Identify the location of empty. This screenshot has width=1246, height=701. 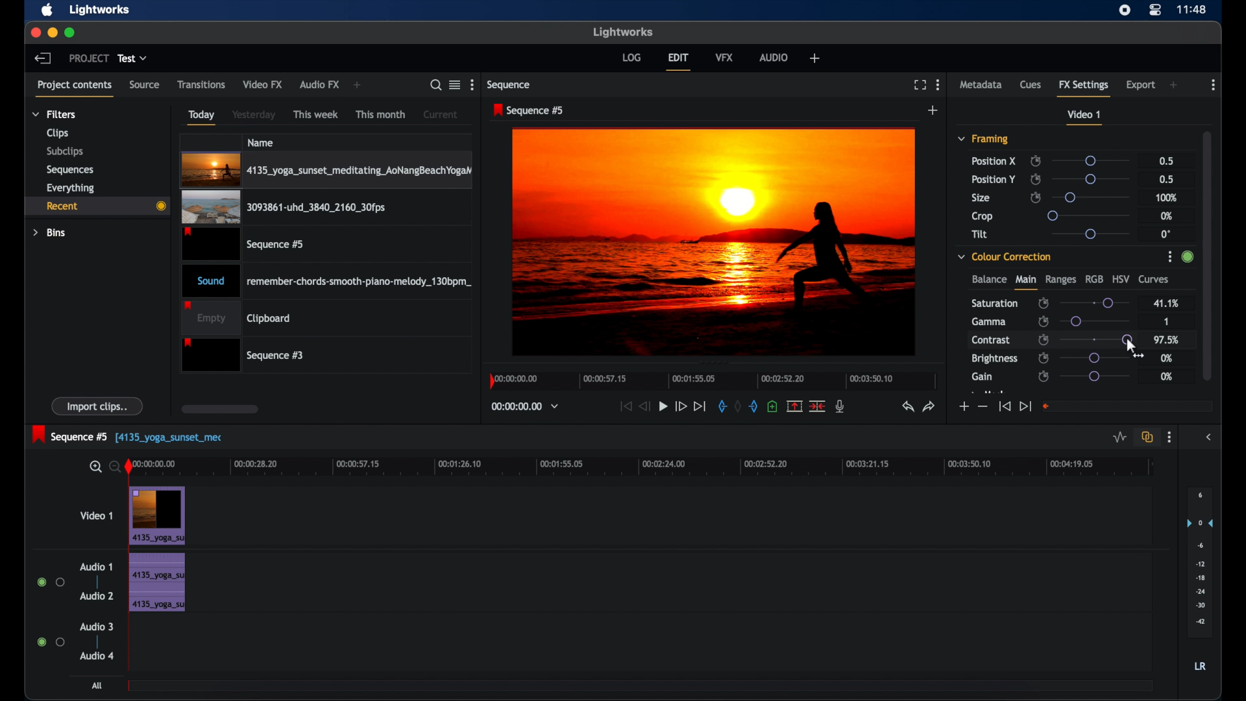
(236, 317).